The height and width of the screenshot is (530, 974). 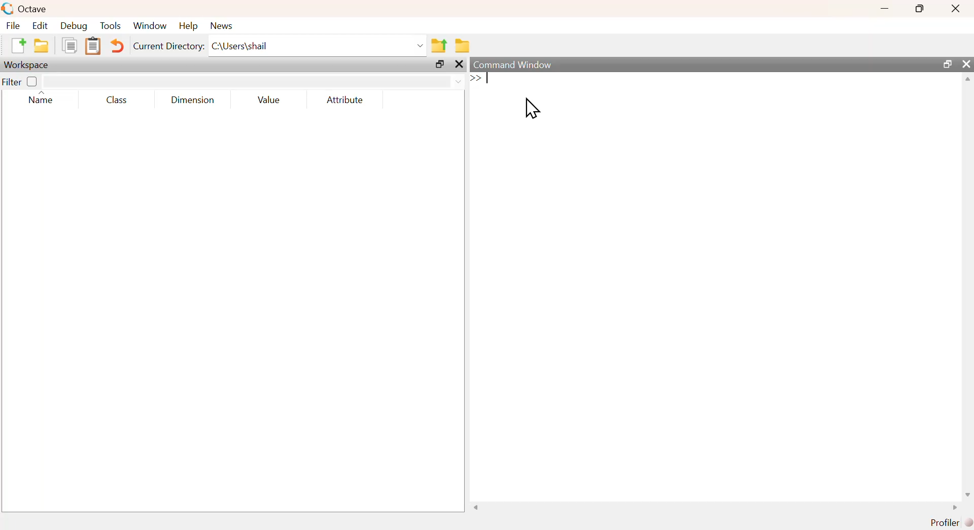 What do you see at coordinates (14, 26) in the screenshot?
I see `file` at bounding box center [14, 26].